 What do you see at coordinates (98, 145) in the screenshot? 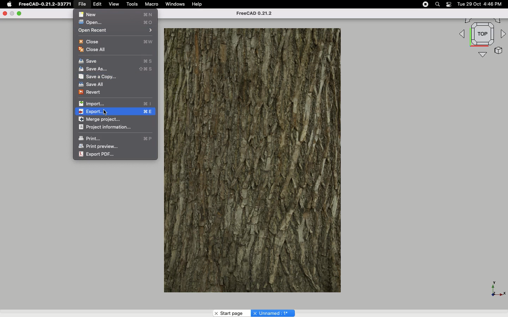
I see `Print preview` at bounding box center [98, 145].